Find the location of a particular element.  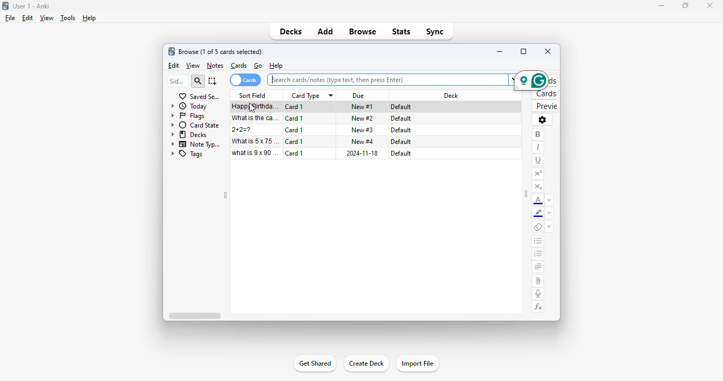

close is located at coordinates (710, 6).